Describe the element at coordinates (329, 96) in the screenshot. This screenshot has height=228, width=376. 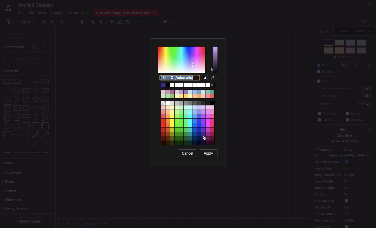
I see `Perimeter` at that location.